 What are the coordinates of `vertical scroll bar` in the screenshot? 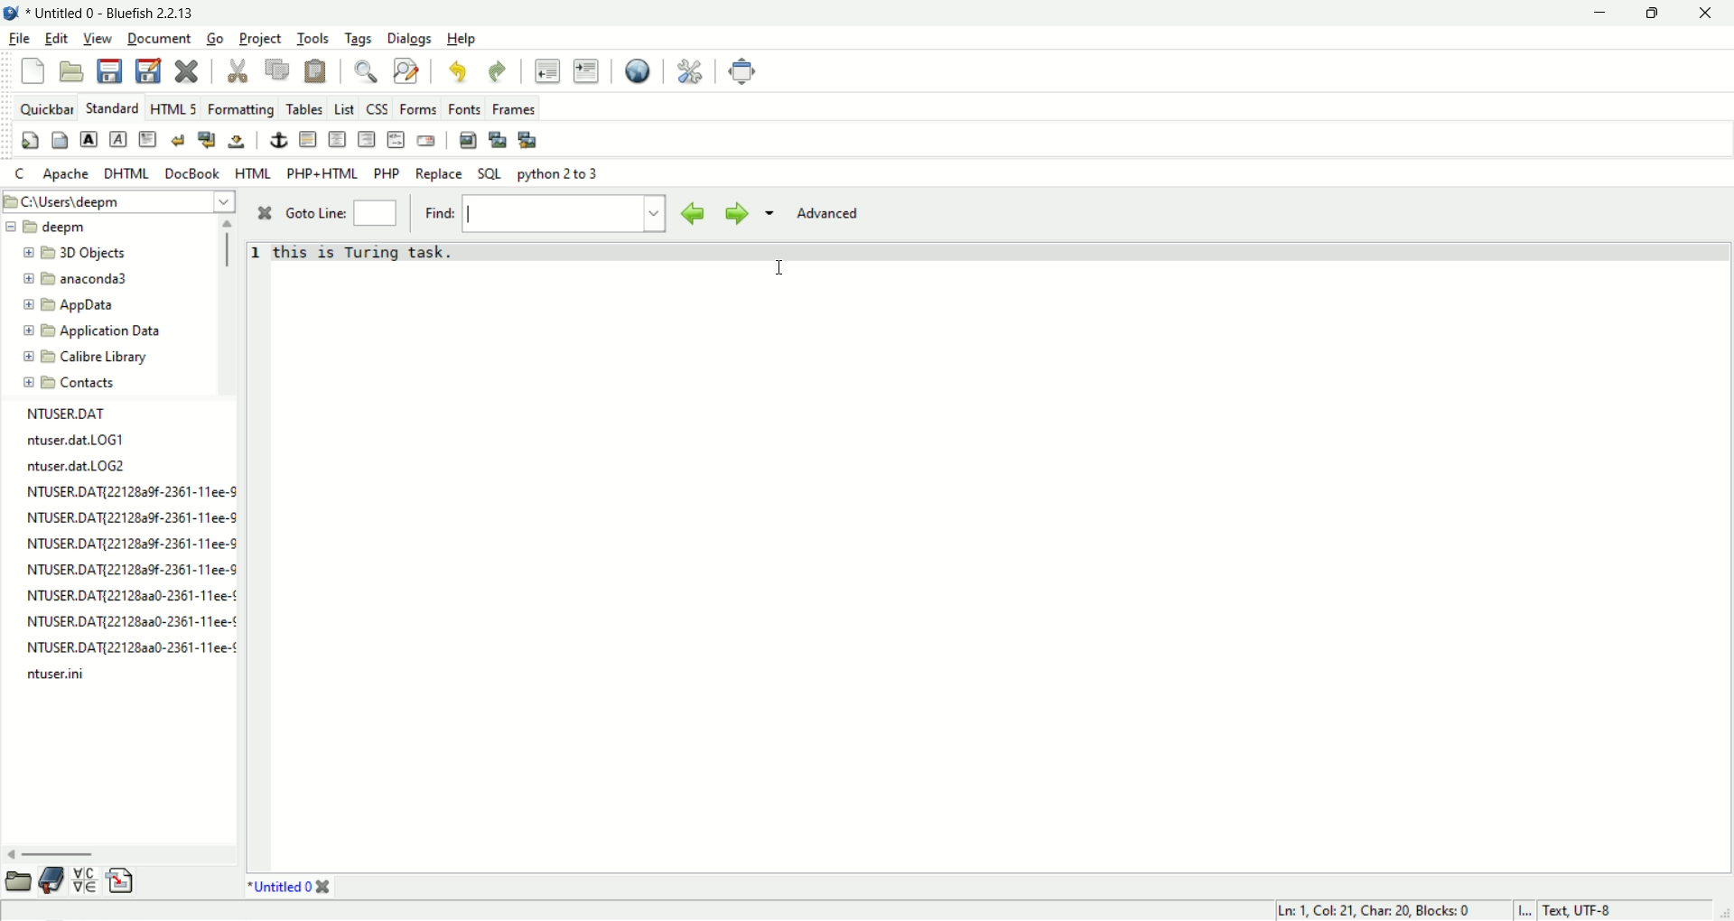 It's located at (231, 246).